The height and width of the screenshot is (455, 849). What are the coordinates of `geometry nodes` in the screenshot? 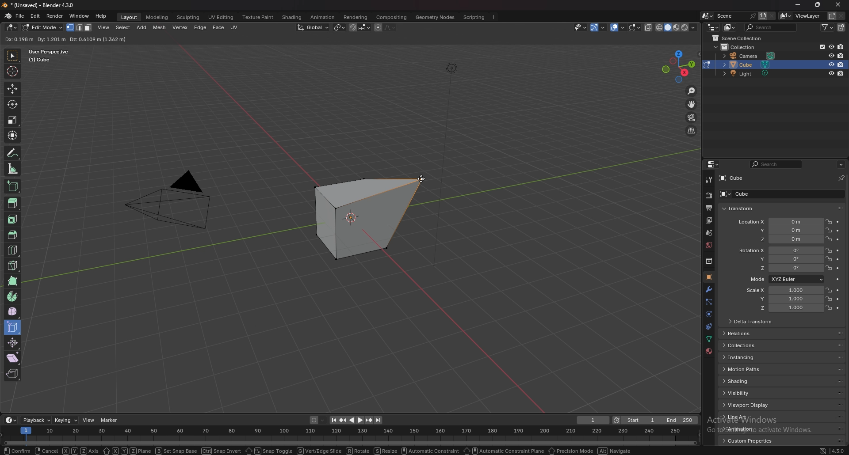 It's located at (435, 17).